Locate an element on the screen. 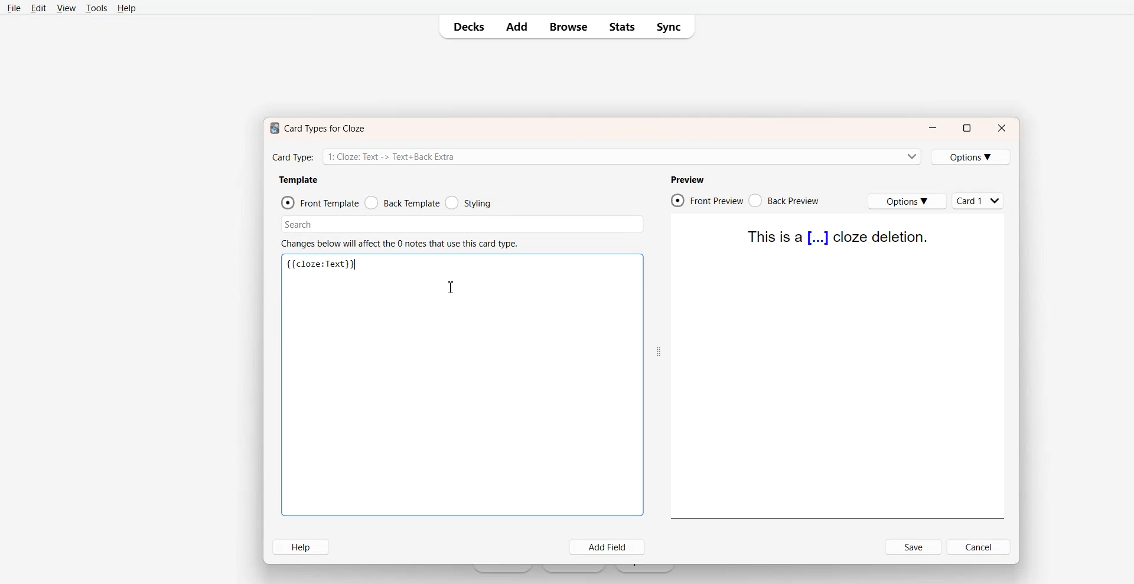  Options is located at coordinates (972, 157).